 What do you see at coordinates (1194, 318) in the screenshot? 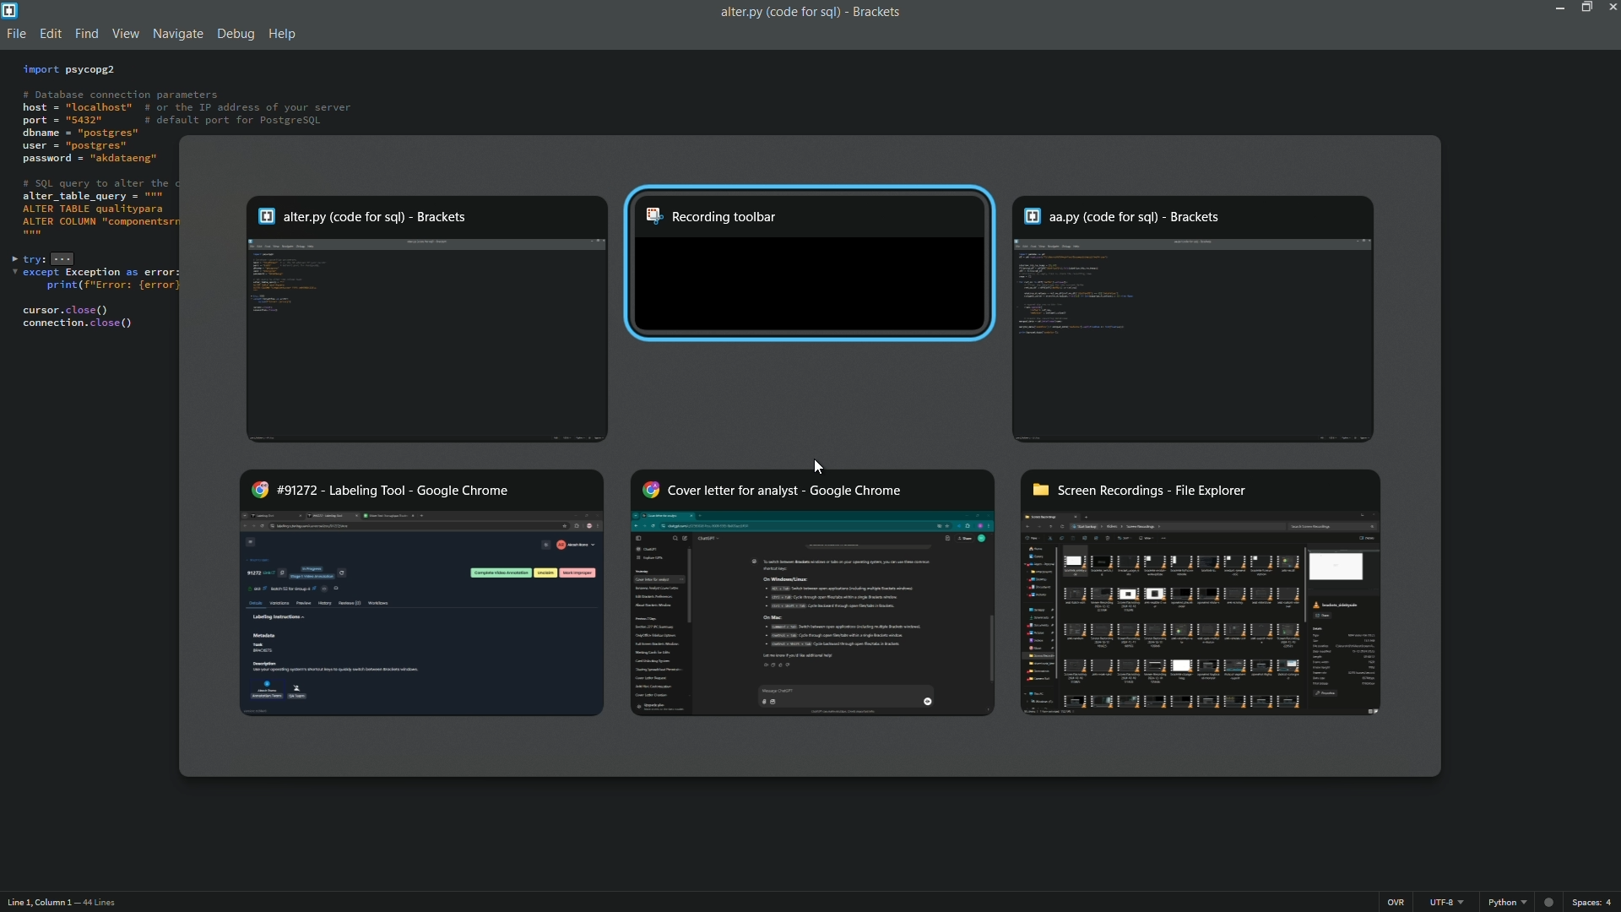
I see `aa.py (code for sqll) - Brackets winndow` at bounding box center [1194, 318].